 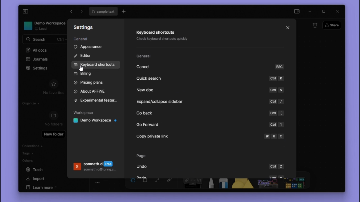 What do you see at coordinates (98, 182) in the screenshot?
I see `toggle zoom tool bar` at bounding box center [98, 182].